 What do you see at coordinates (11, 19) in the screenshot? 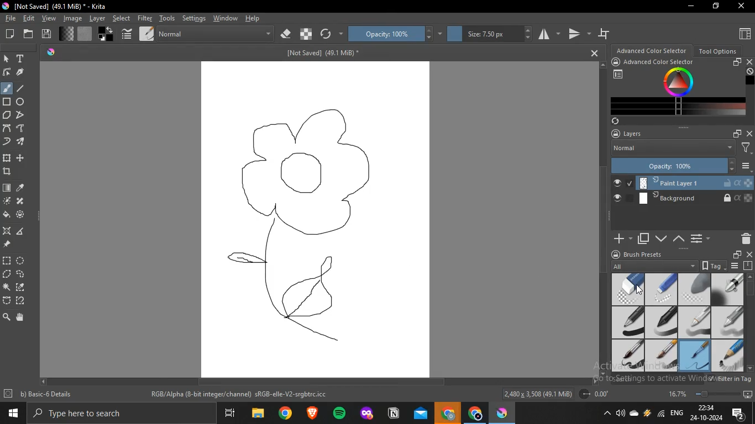
I see `file` at bounding box center [11, 19].